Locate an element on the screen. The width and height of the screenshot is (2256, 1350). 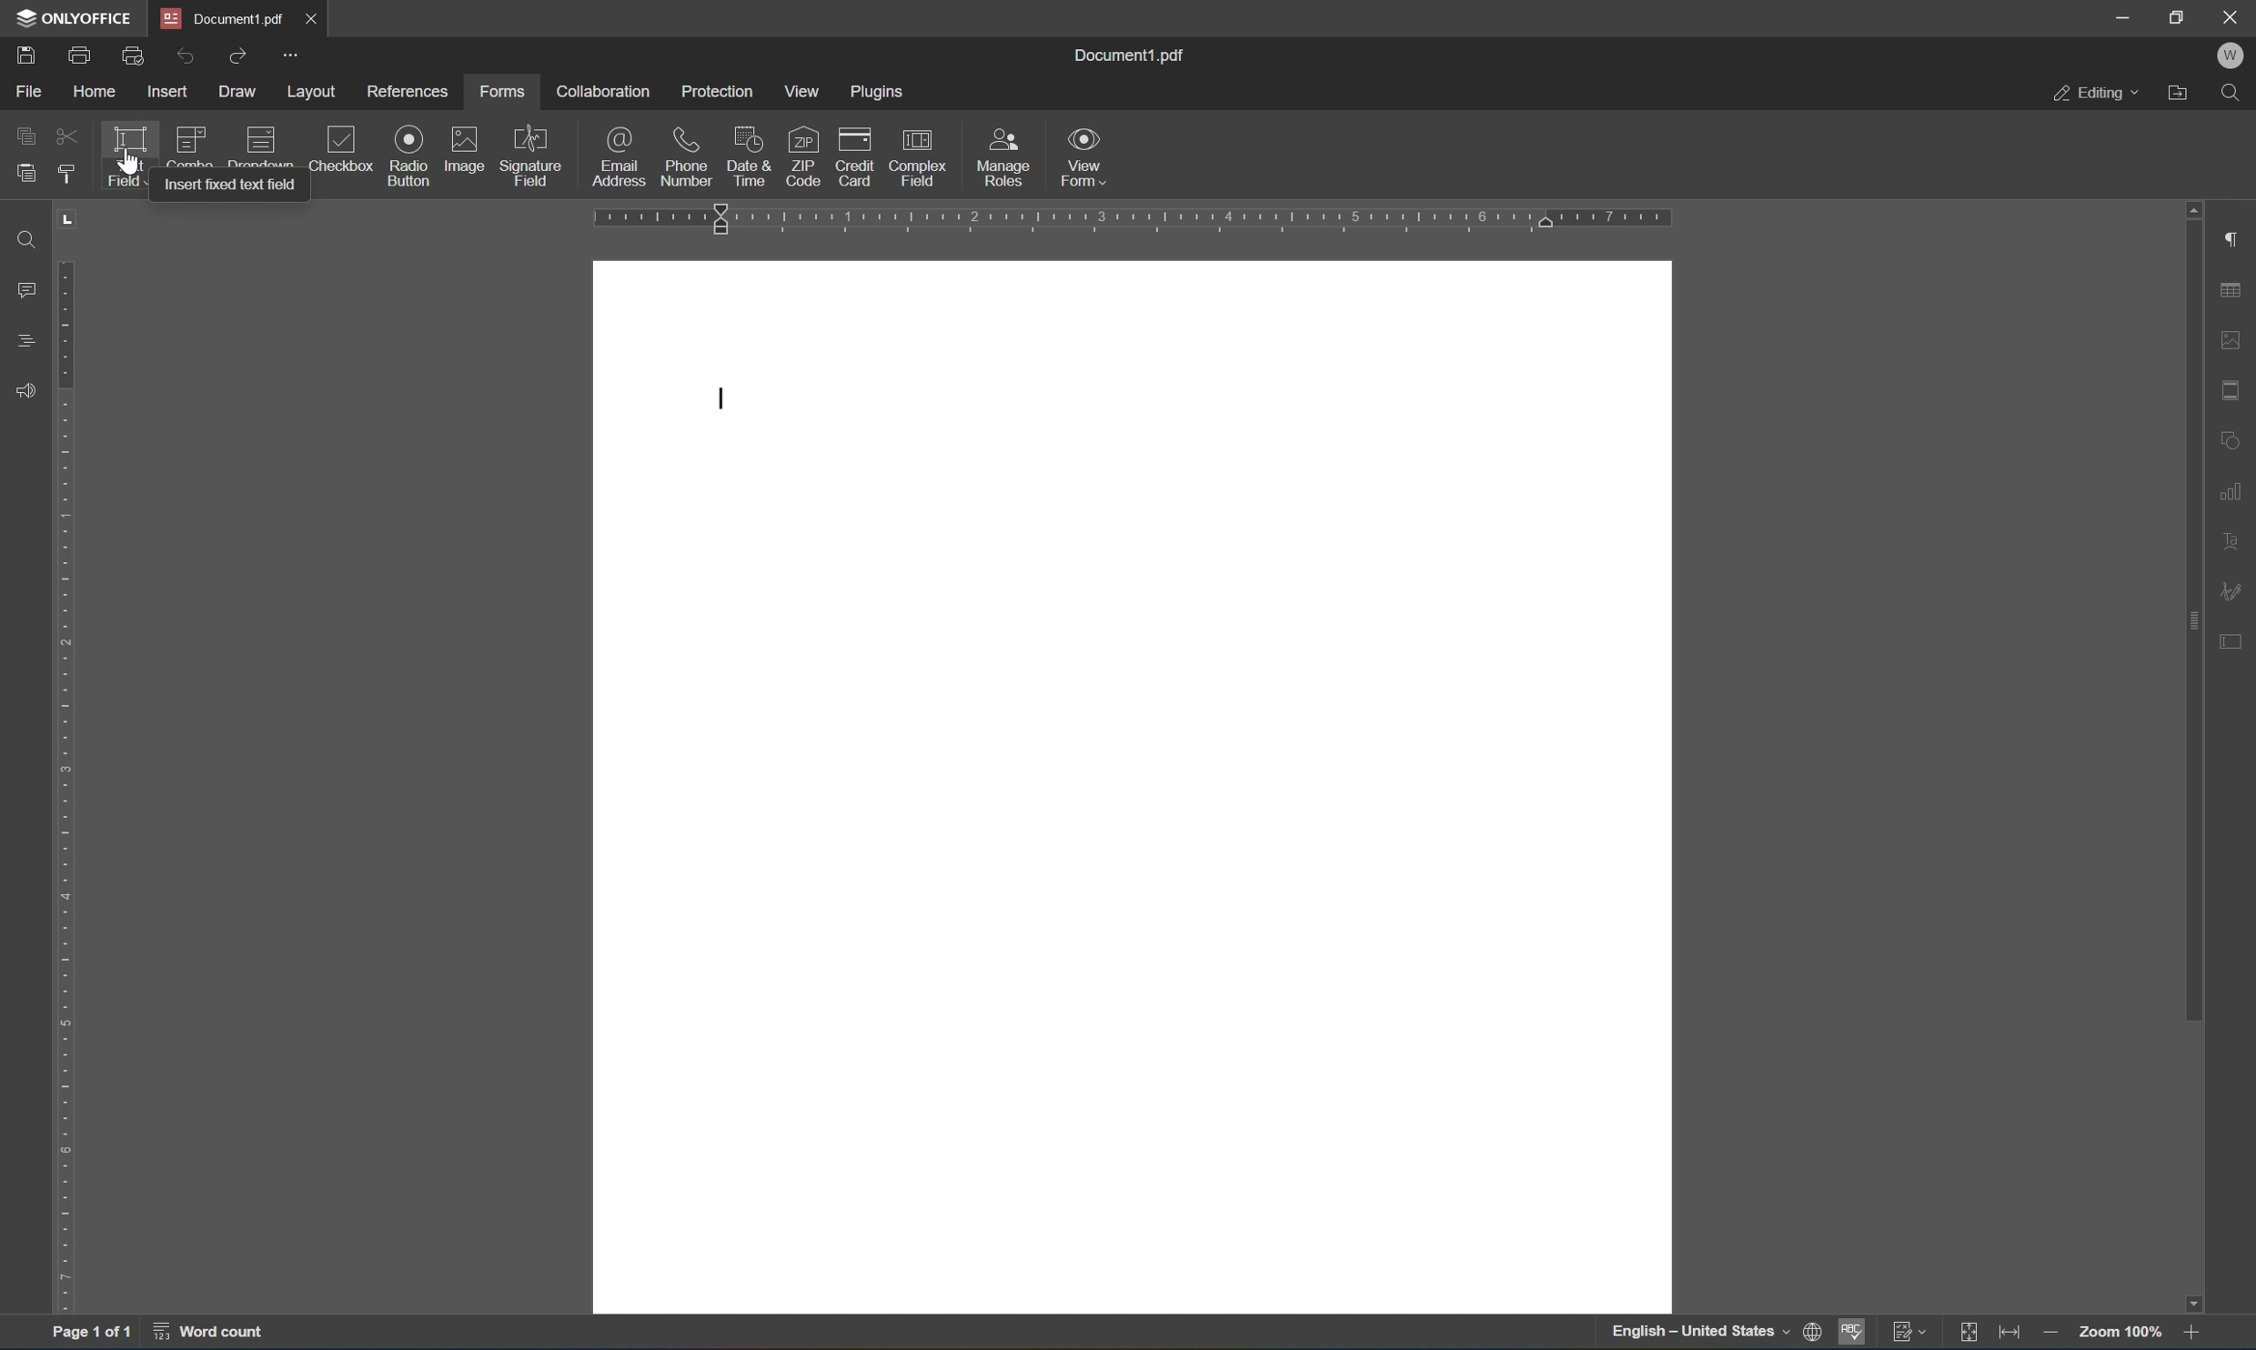
track changes is located at coordinates (1907, 1332).